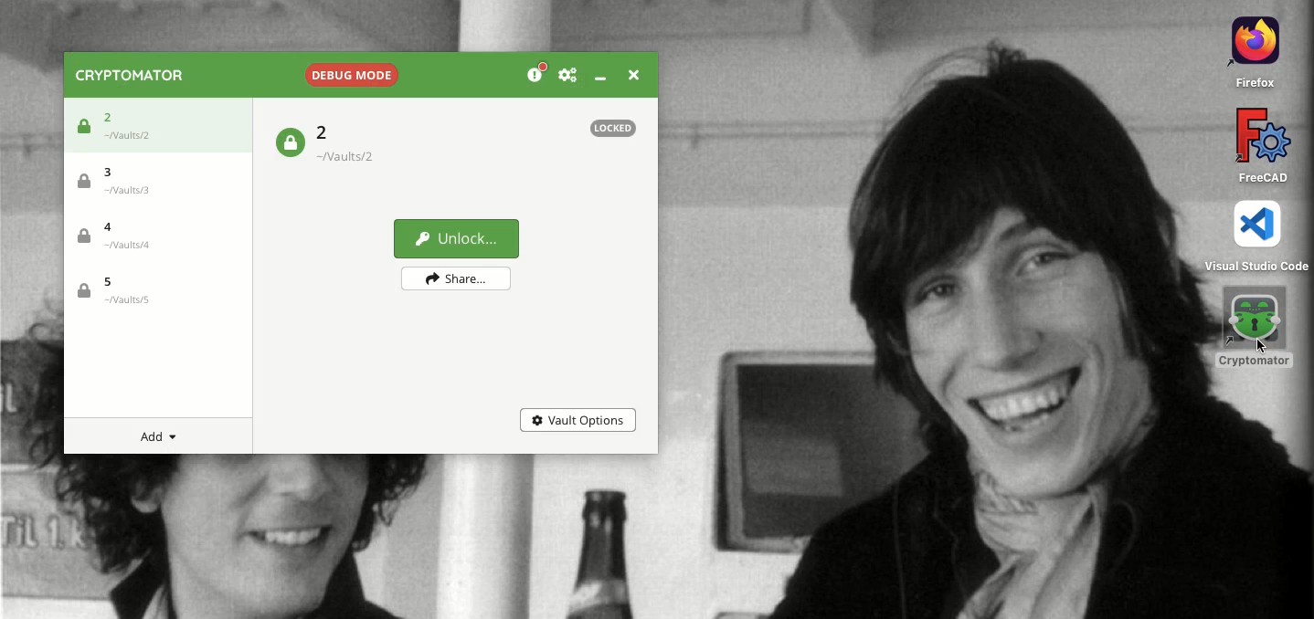 The height and width of the screenshot is (619, 1314). I want to click on Locked, so click(289, 144).